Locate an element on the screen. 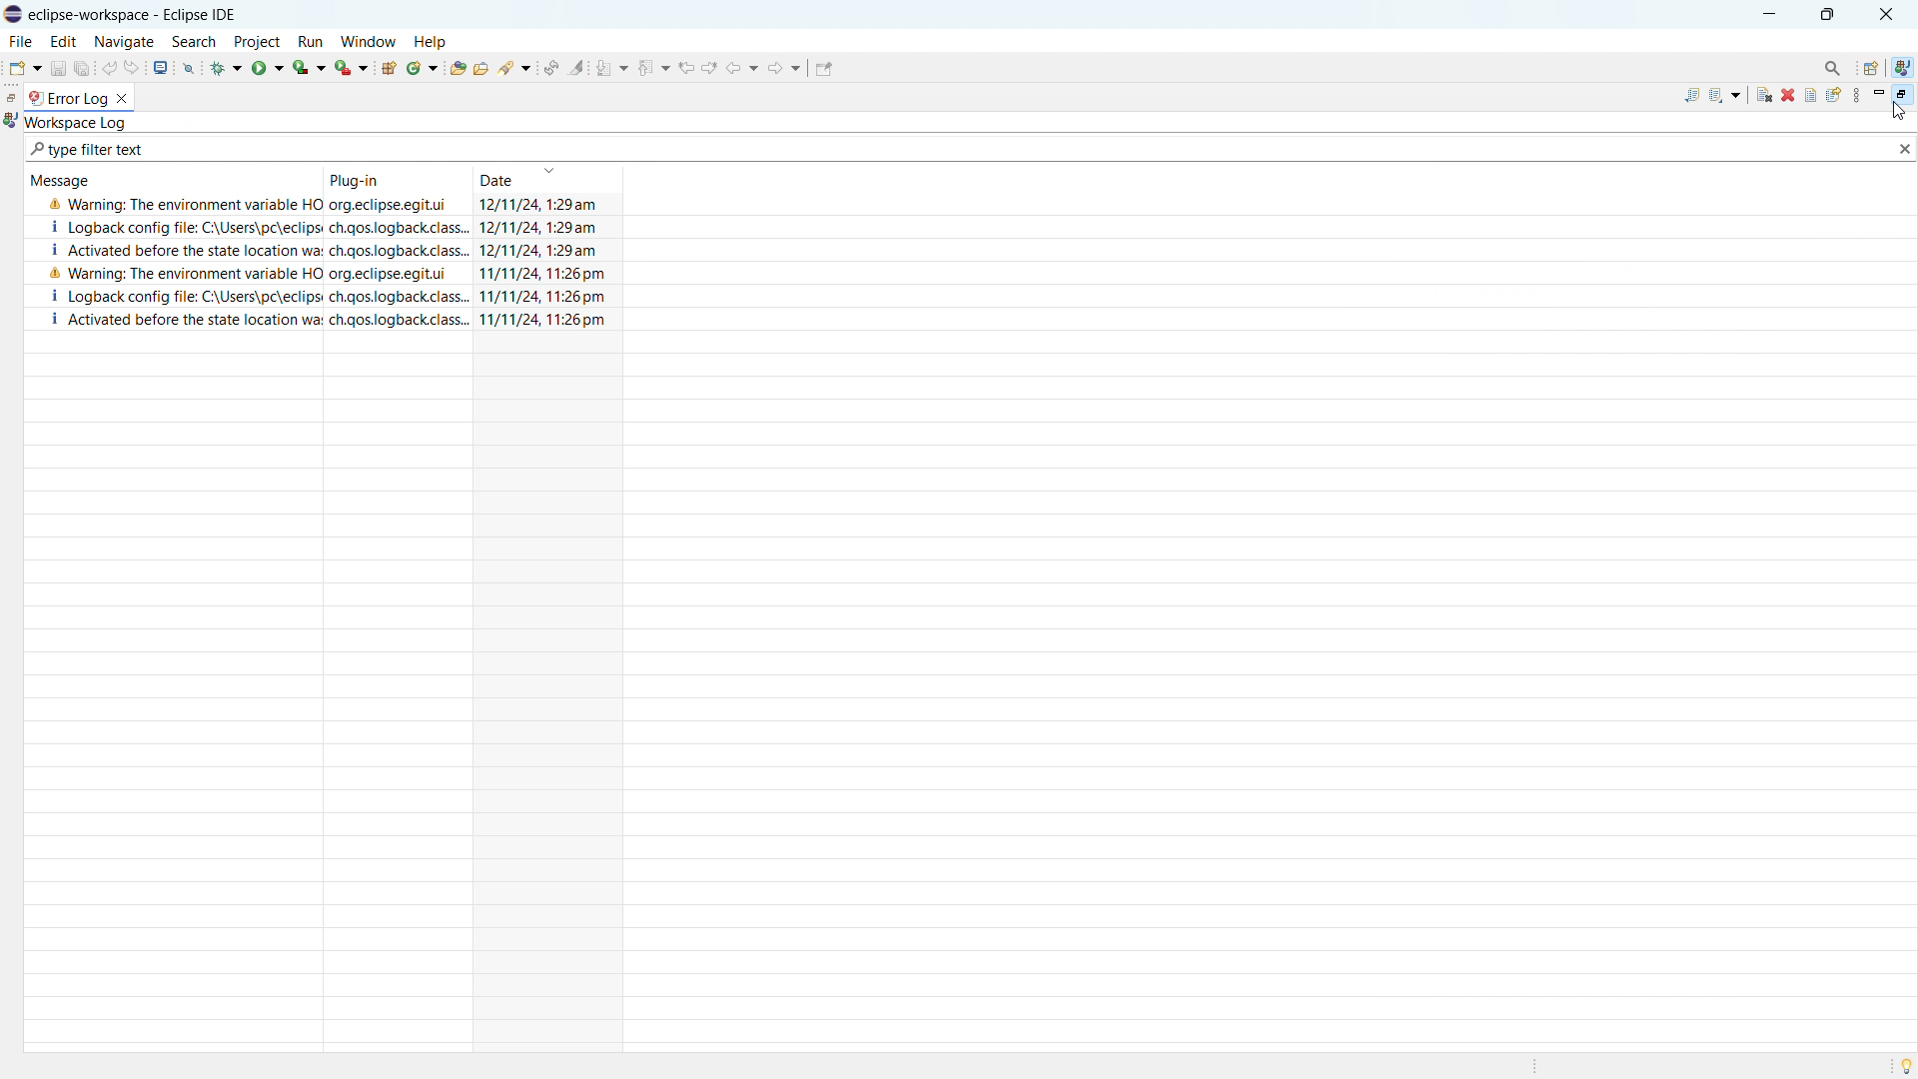 This screenshot has height=1079, width=1918. Navigate is located at coordinates (124, 40).